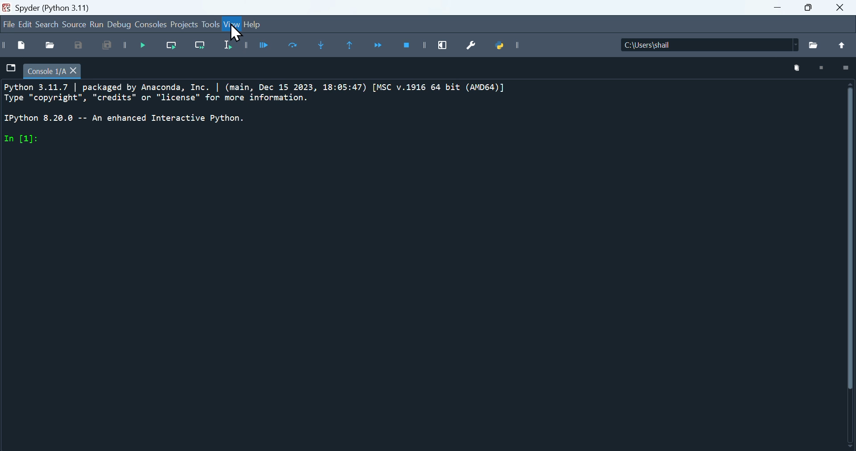 The height and width of the screenshot is (451, 856). Describe the element at coordinates (209, 25) in the screenshot. I see `Tools` at that location.